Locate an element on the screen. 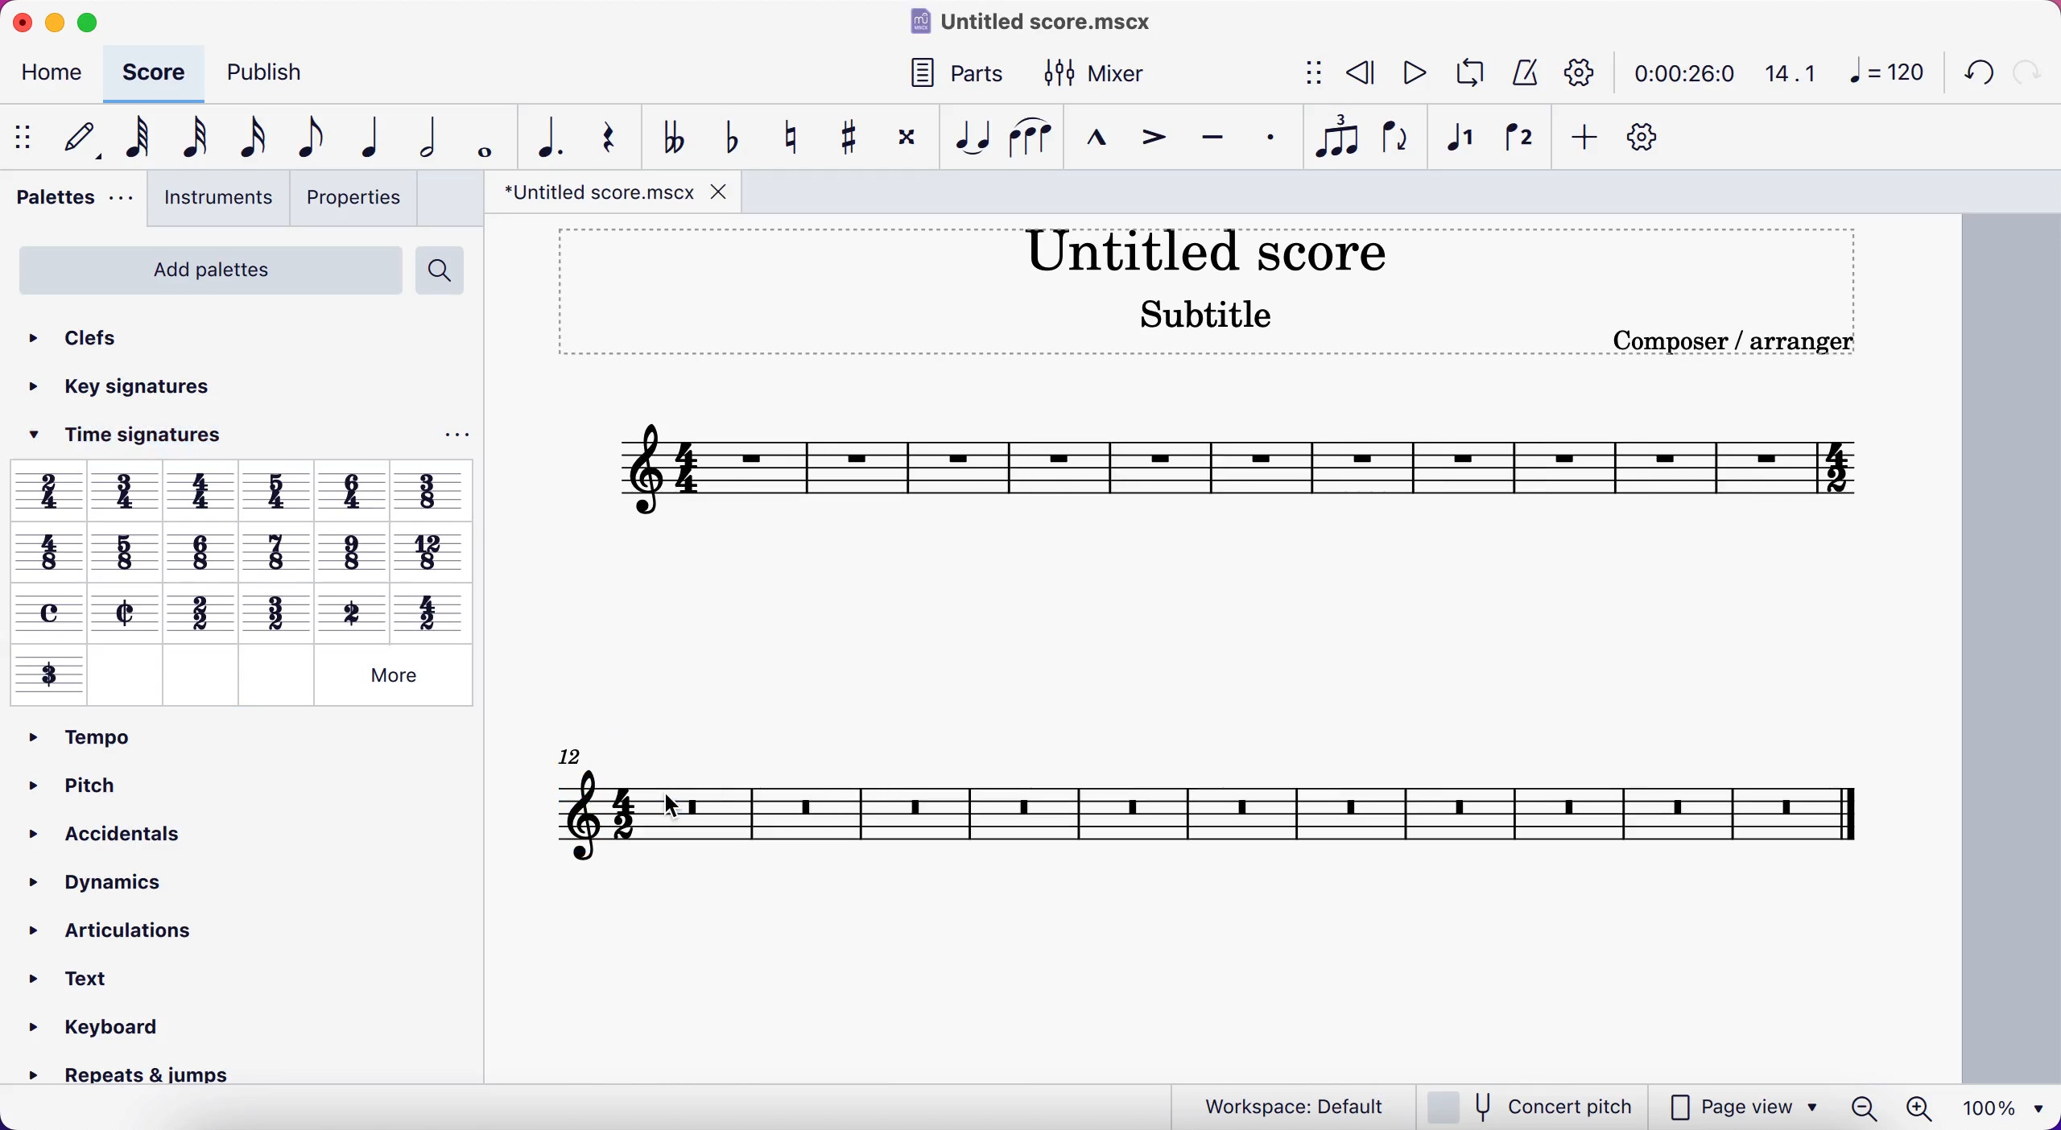 Image resolution: width=2061 pixels, height=1130 pixels.  is located at coordinates (51, 675).